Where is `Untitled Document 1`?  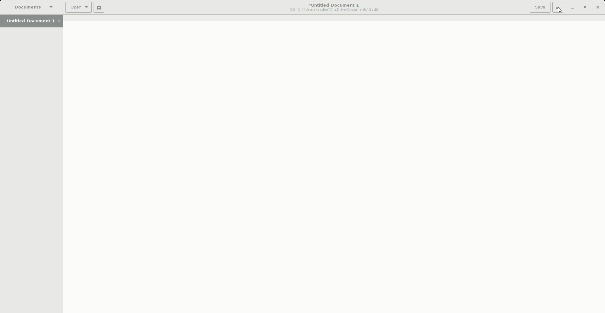
Untitled Document 1 is located at coordinates (32, 21).